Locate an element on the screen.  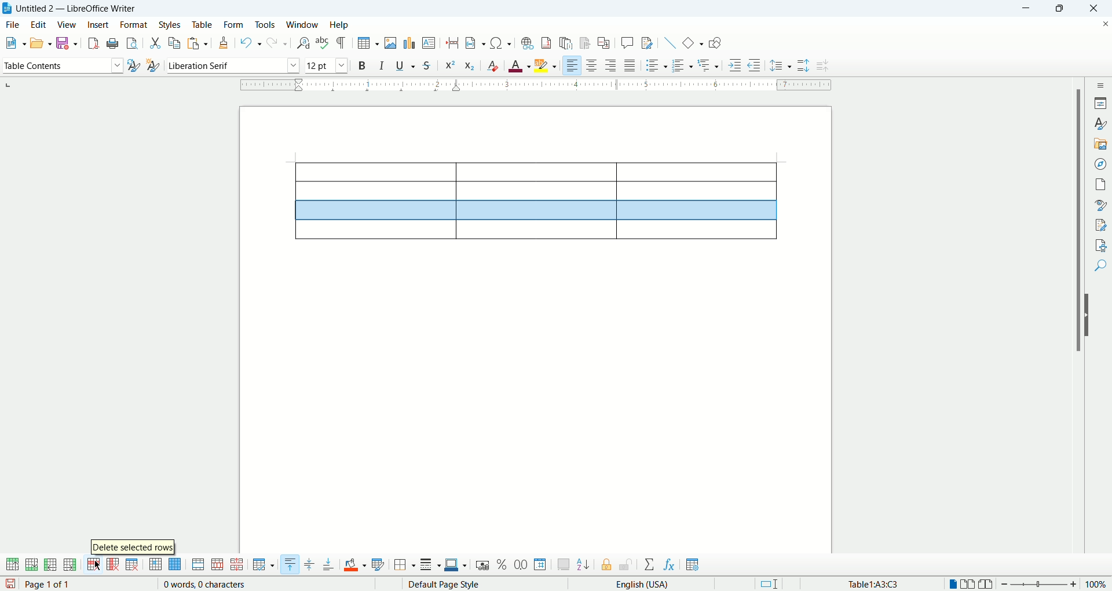
style is located at coordinates (1102, 125).